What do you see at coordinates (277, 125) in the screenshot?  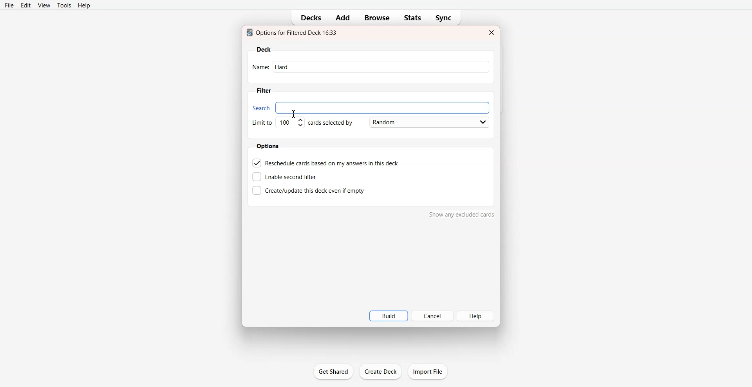 I see `Set Limit` at bounding box center [277, 125].